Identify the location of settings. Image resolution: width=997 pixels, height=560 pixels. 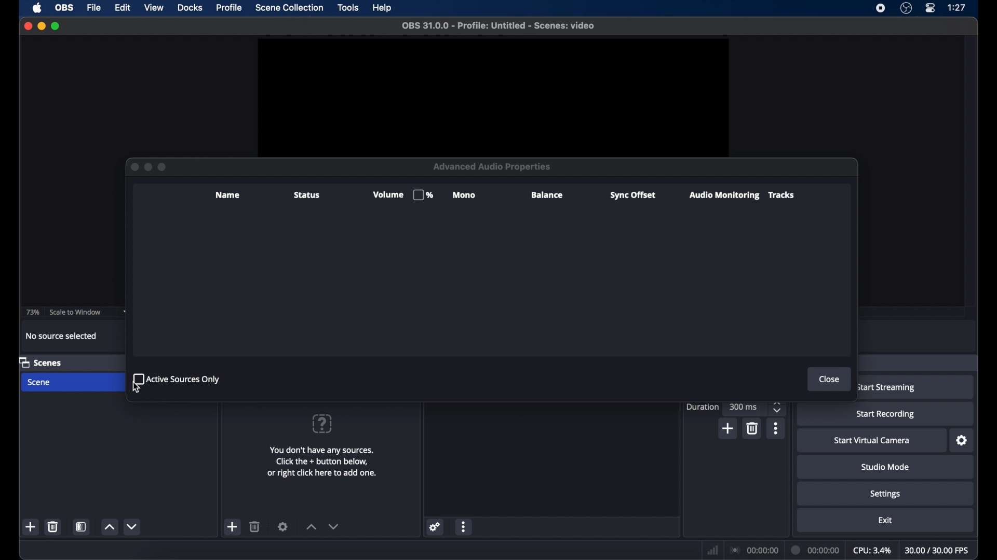
(284, 527).